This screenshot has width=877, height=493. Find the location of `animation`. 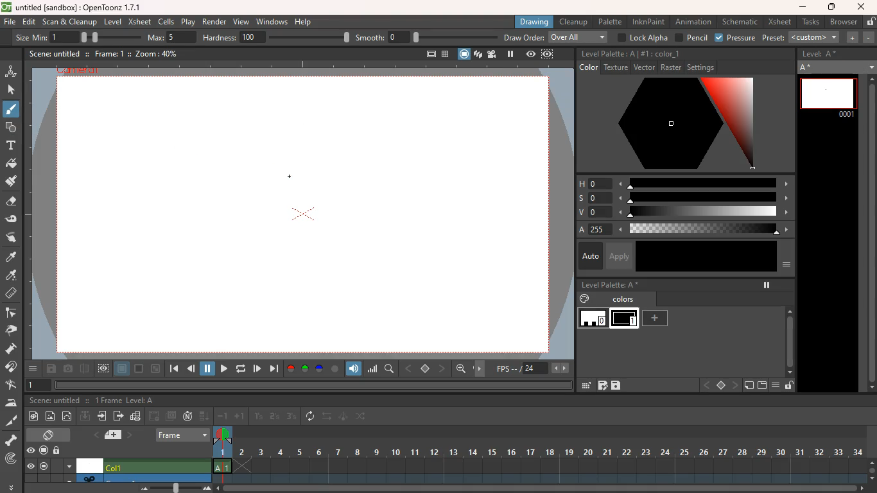

animation is located at coordinates (12, 70).